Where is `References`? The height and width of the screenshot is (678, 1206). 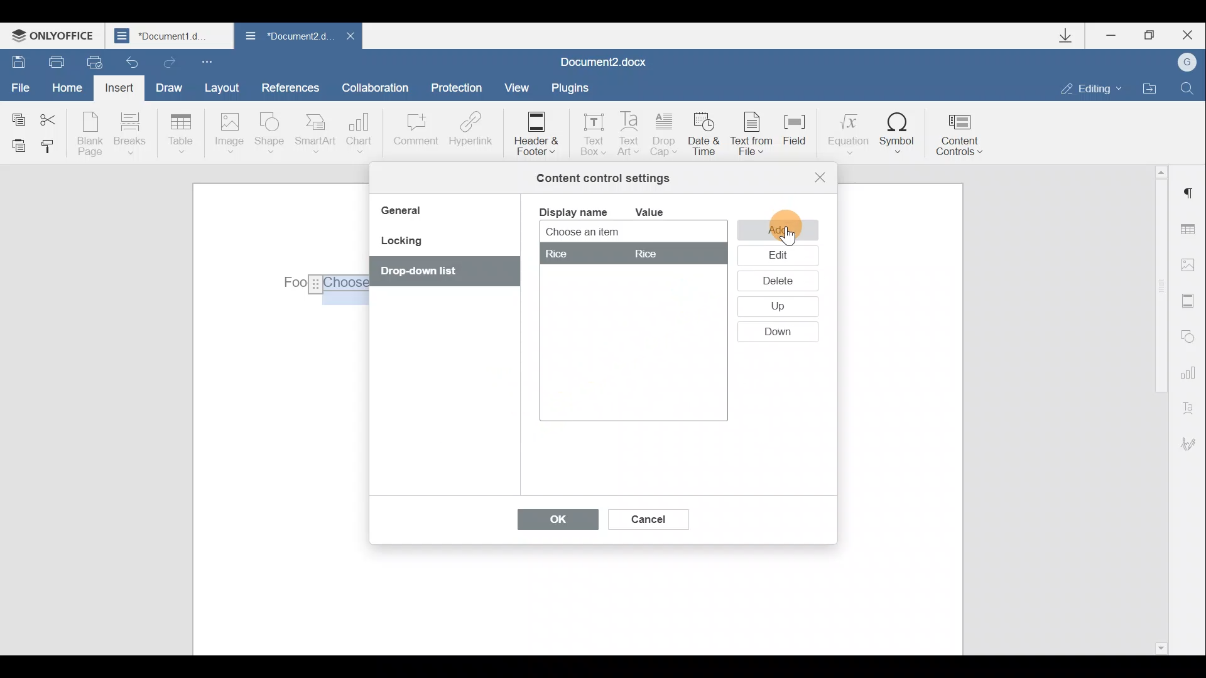
References is located at coordinates (290, 86).